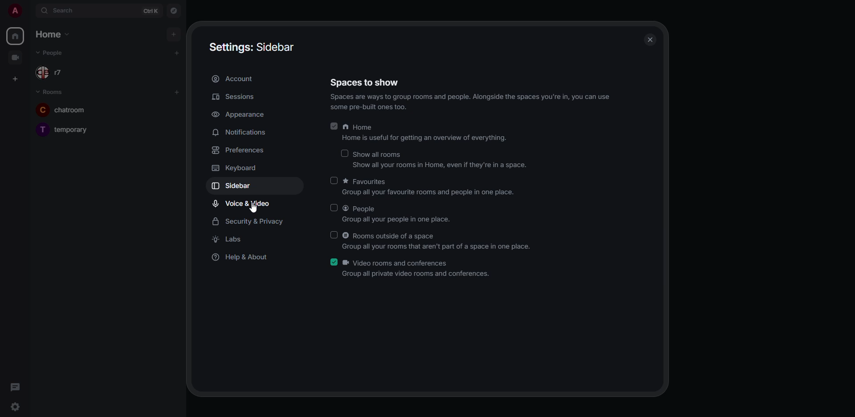 Image resolution: width=855 pixels, height=417 pixels. What do you see at coordinates (16, 79) in the screenshot?
I see `create space` at bounding box center [16, 79].